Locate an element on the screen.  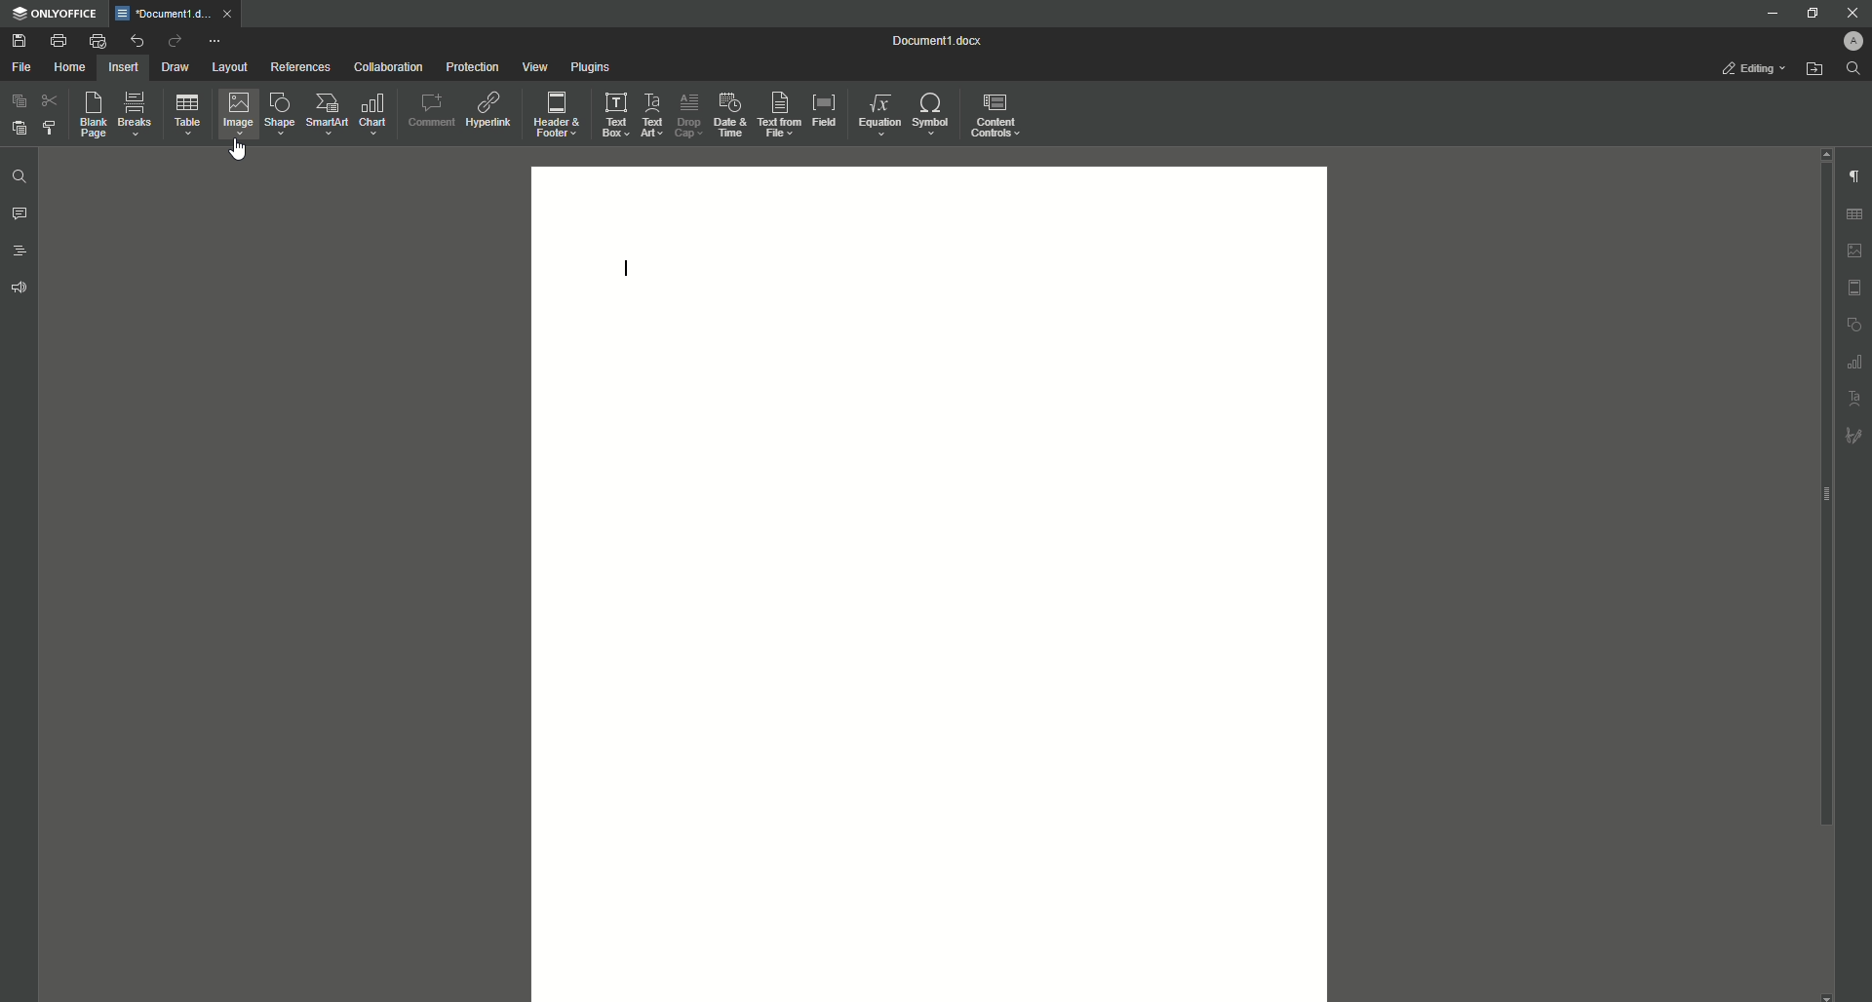
Save is located at coordinates (17, 41).